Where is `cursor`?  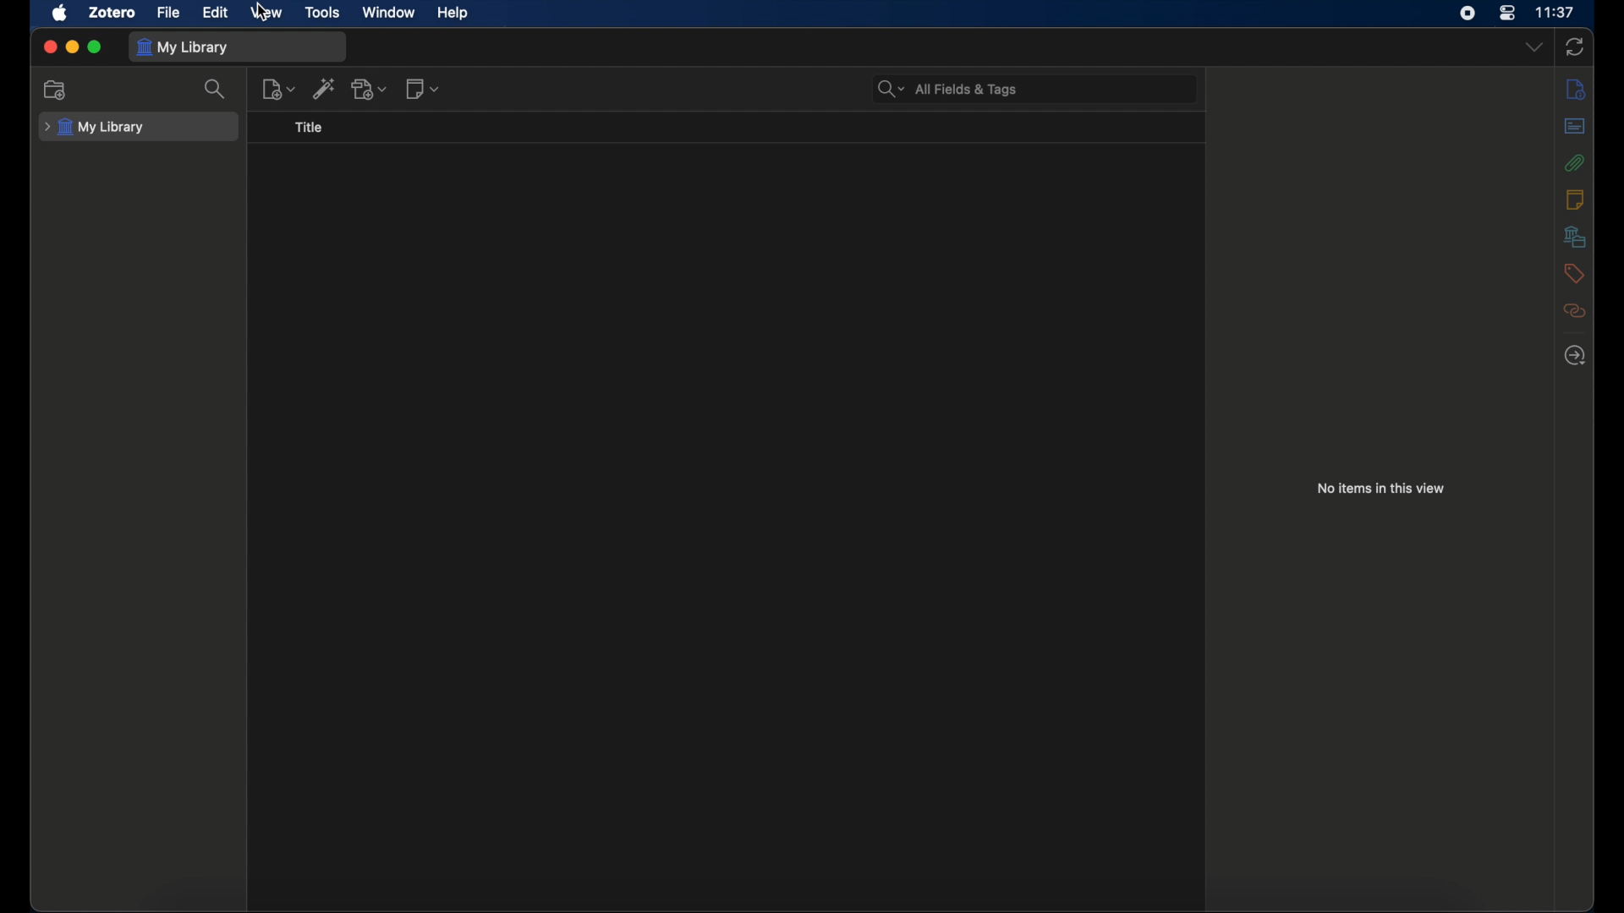 cursor is located at coordinates (263, 15).